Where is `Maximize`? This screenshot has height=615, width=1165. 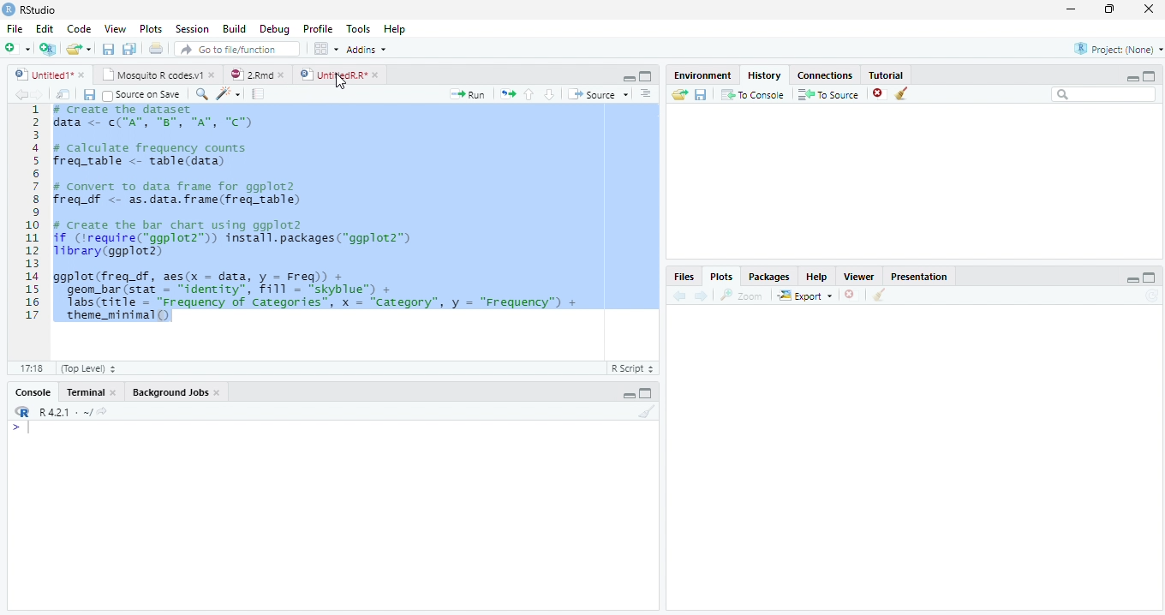 Maximize is located at coordinates (648, 395).